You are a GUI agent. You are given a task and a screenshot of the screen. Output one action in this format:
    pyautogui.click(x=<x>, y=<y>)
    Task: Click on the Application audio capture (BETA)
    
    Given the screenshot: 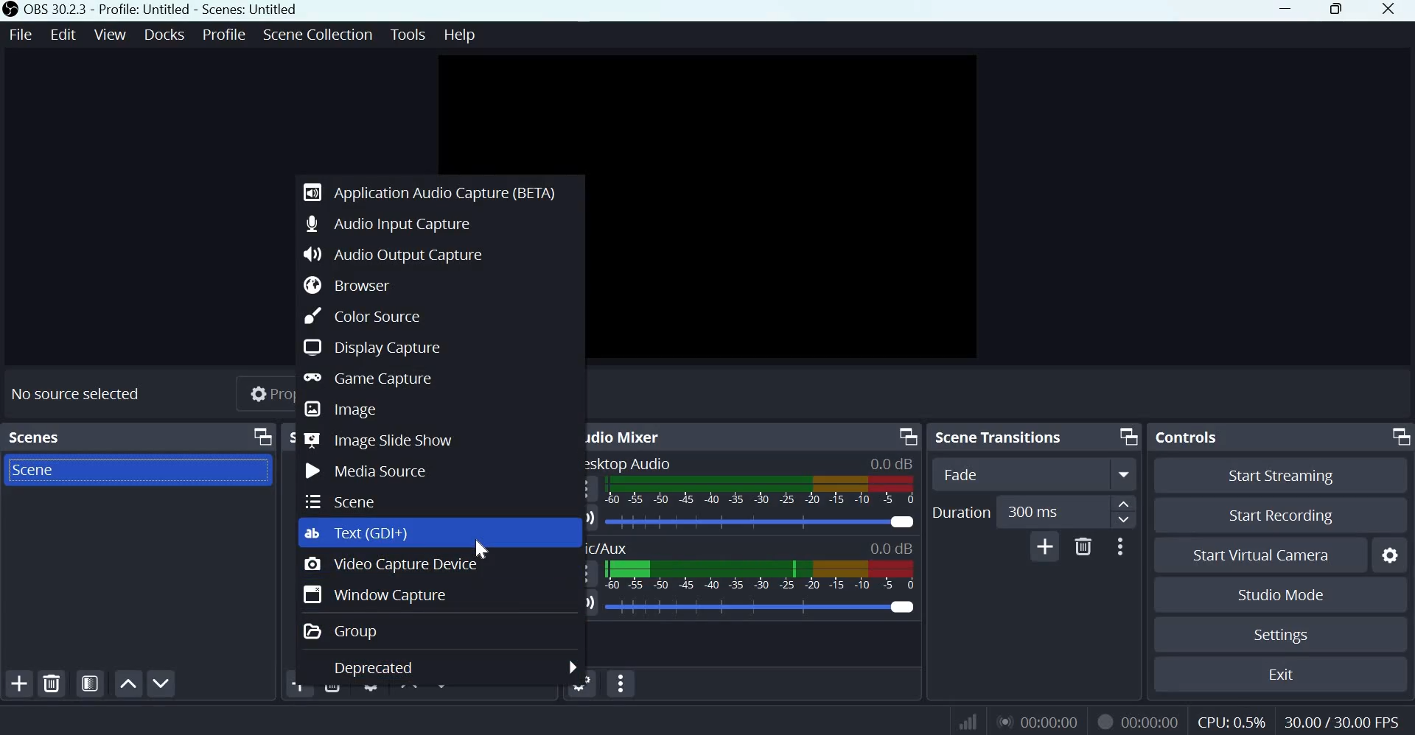 What is the action you would take?
    pyautogui.click(x=433, y=190)
    